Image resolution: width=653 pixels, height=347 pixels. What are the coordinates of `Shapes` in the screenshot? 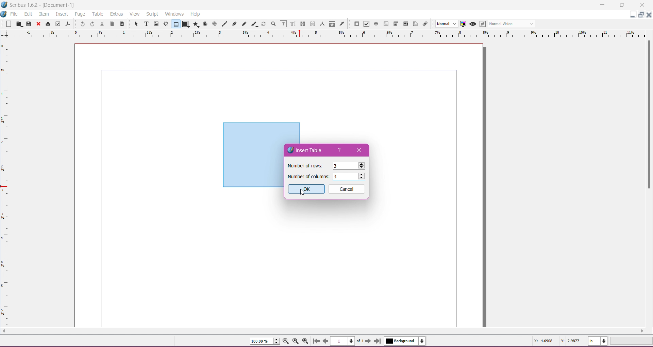 It's located at (185, 24).